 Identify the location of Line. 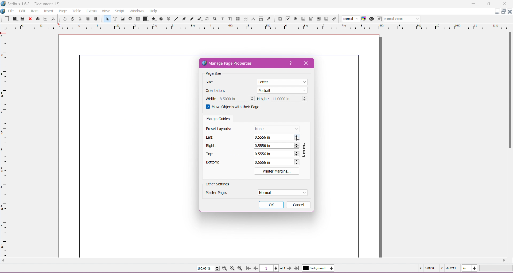
(176, 18).